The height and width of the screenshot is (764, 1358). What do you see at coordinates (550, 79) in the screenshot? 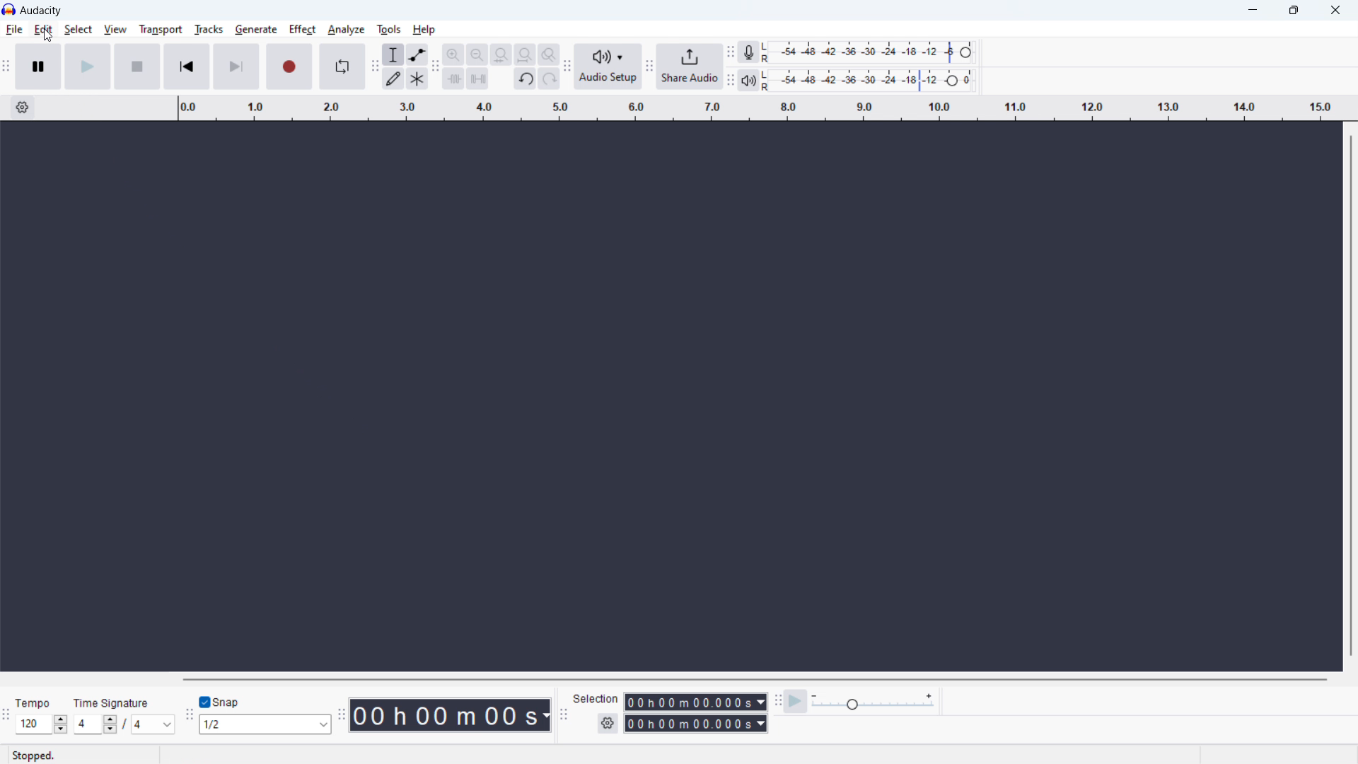
I see `redo` at bounding box center [550, 79].